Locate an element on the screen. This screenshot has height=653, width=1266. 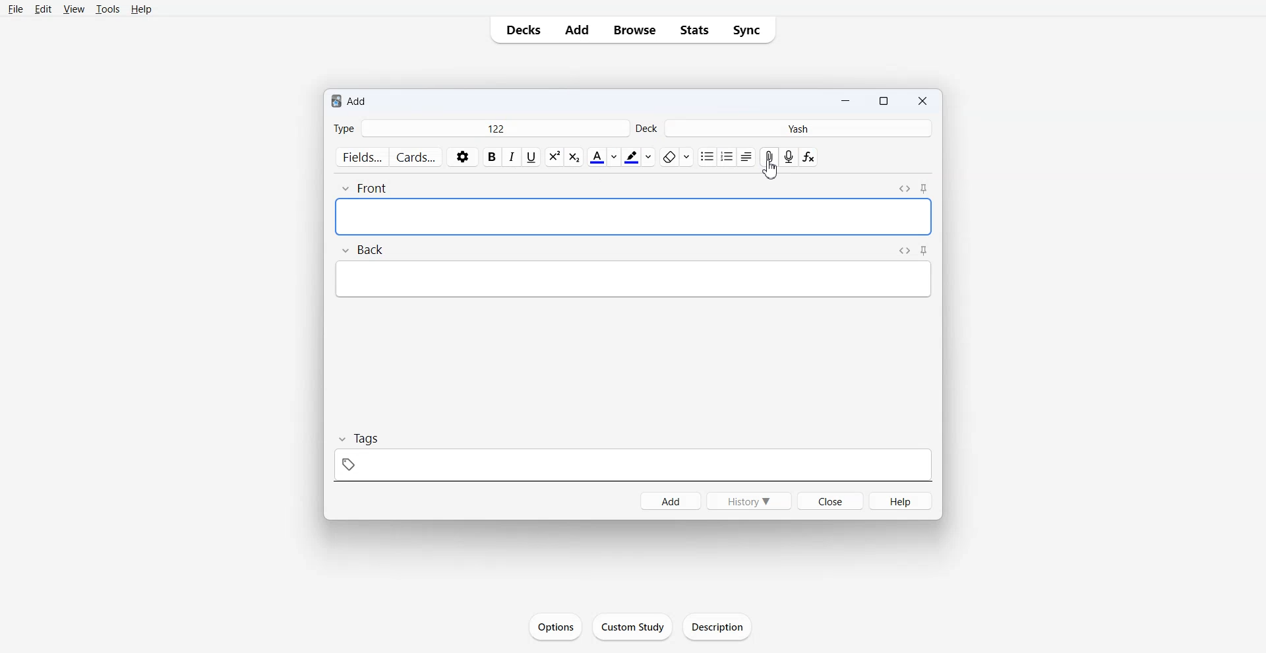
Toggle sticky is located at coordinates (925, 190).